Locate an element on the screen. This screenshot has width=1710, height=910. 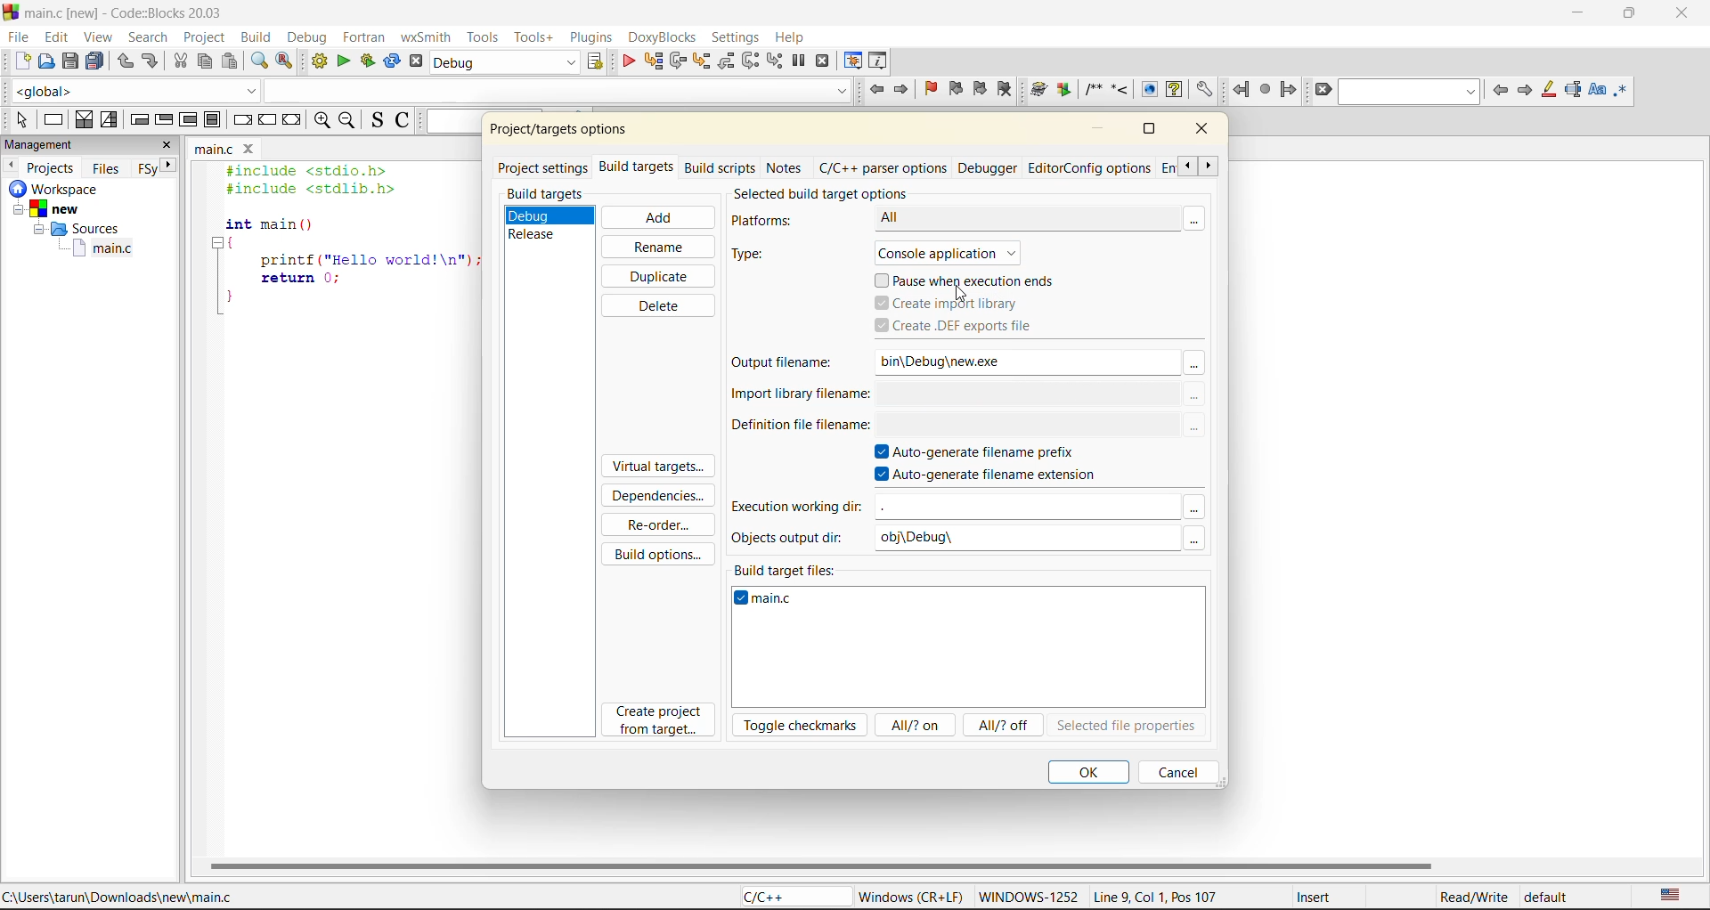
bin\Debug\new.exe is located at coordinates (1010, 361).